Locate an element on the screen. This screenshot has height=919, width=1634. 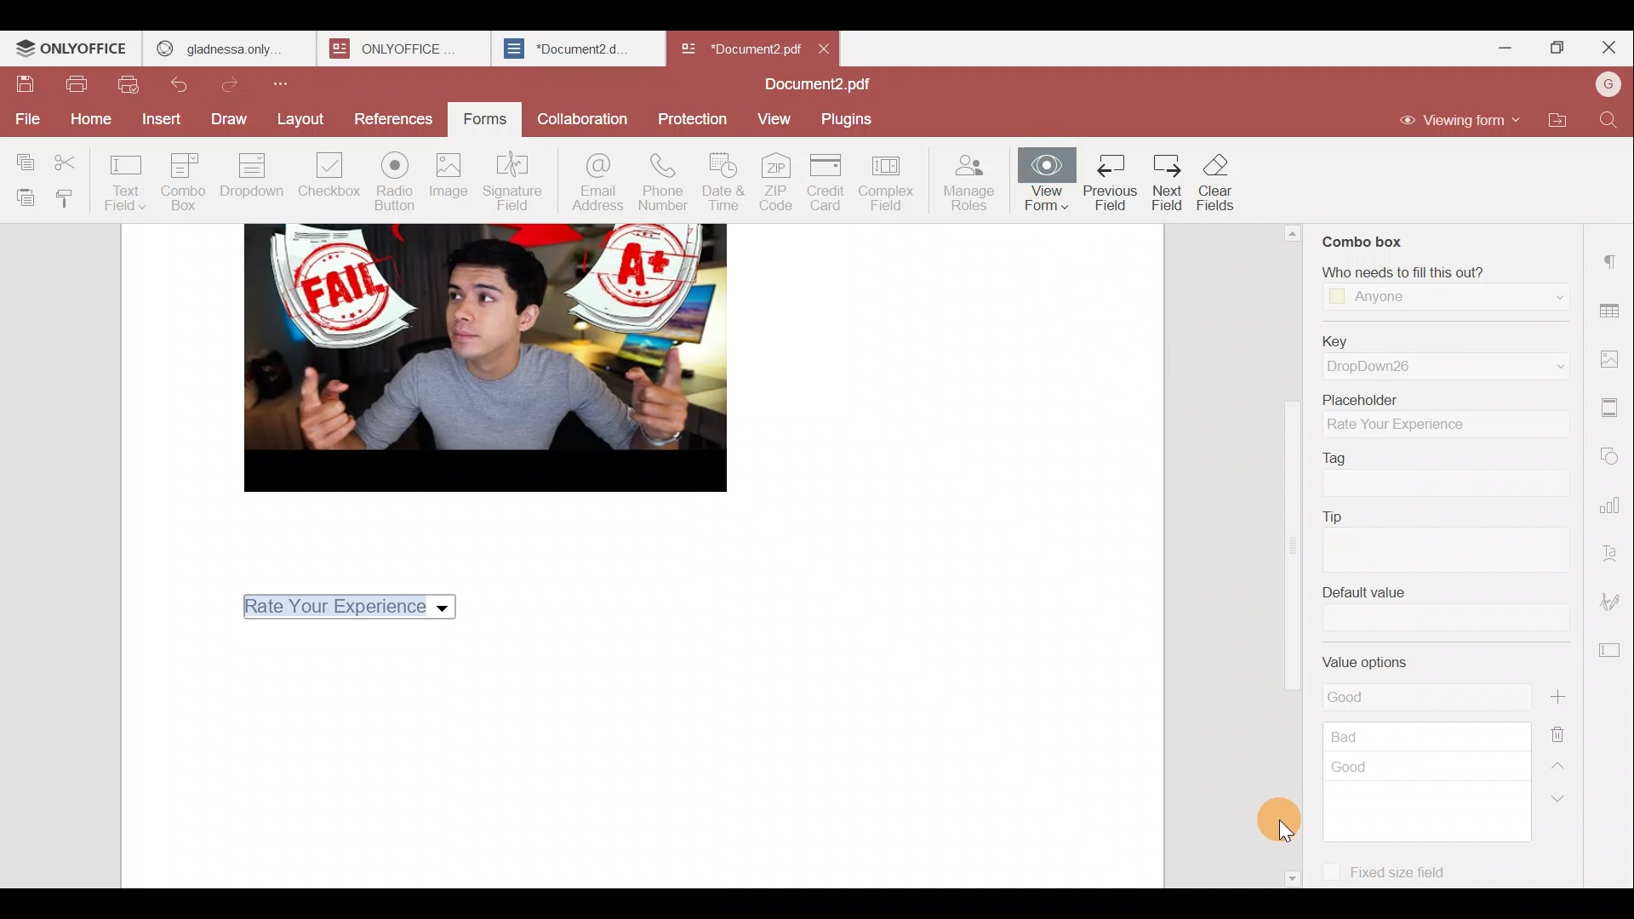
Tag is located at coordinates (1448, 474).